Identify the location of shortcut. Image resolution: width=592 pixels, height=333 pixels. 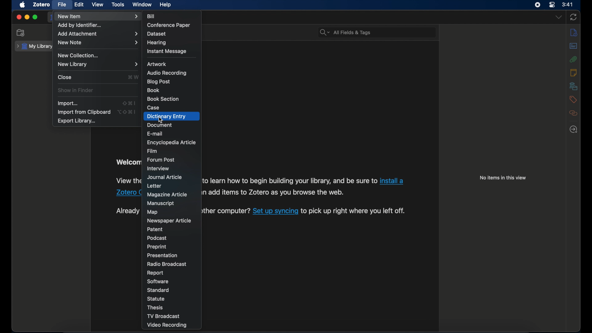
(133, 77).